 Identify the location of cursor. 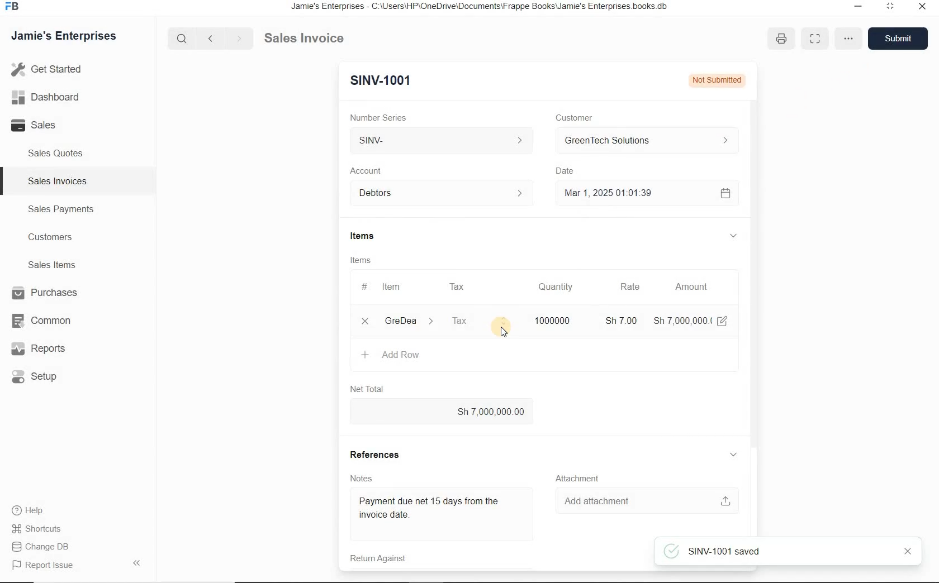
(504, 333).